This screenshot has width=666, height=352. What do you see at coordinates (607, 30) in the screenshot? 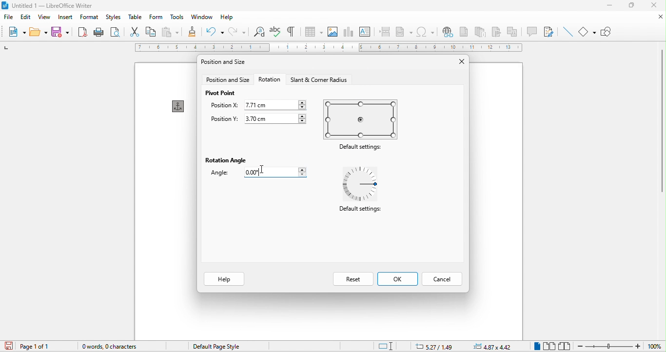
I see `show draw function` at bounding box center [607, 30].